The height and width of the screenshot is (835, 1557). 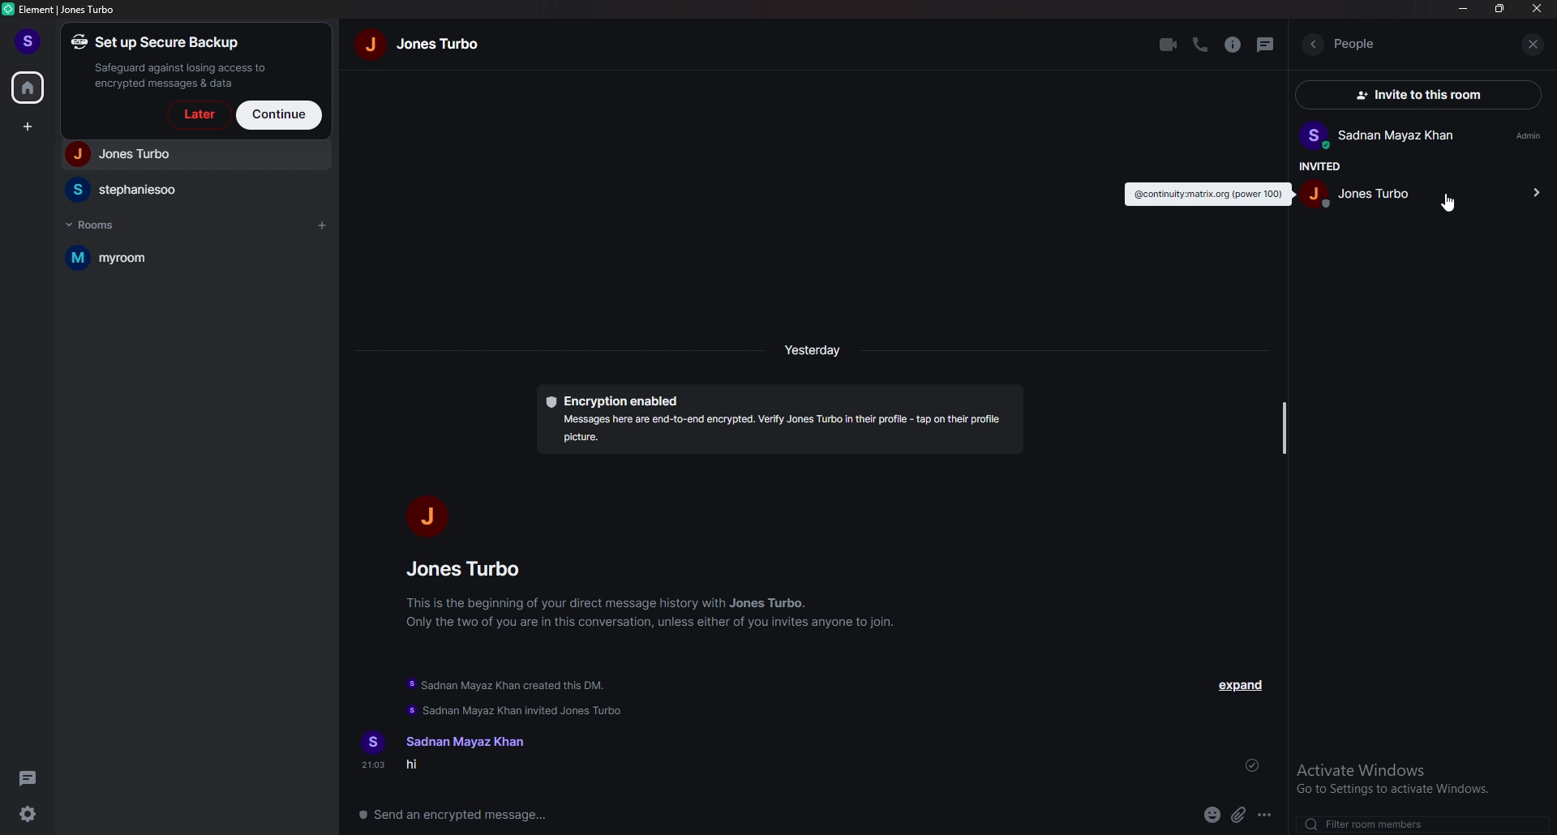 What do you see at coordinates (815, 349) in the screenshot?
I see `time` at bounding box center [815, 349].